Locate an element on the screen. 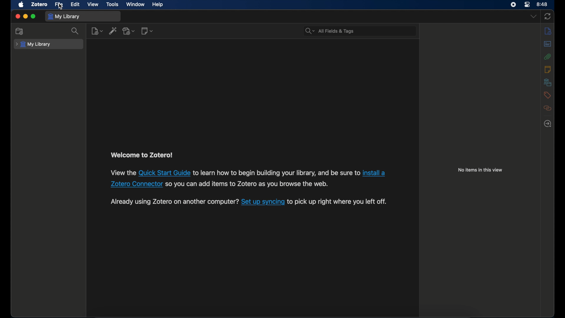  file is located at coordinates (59, 5).